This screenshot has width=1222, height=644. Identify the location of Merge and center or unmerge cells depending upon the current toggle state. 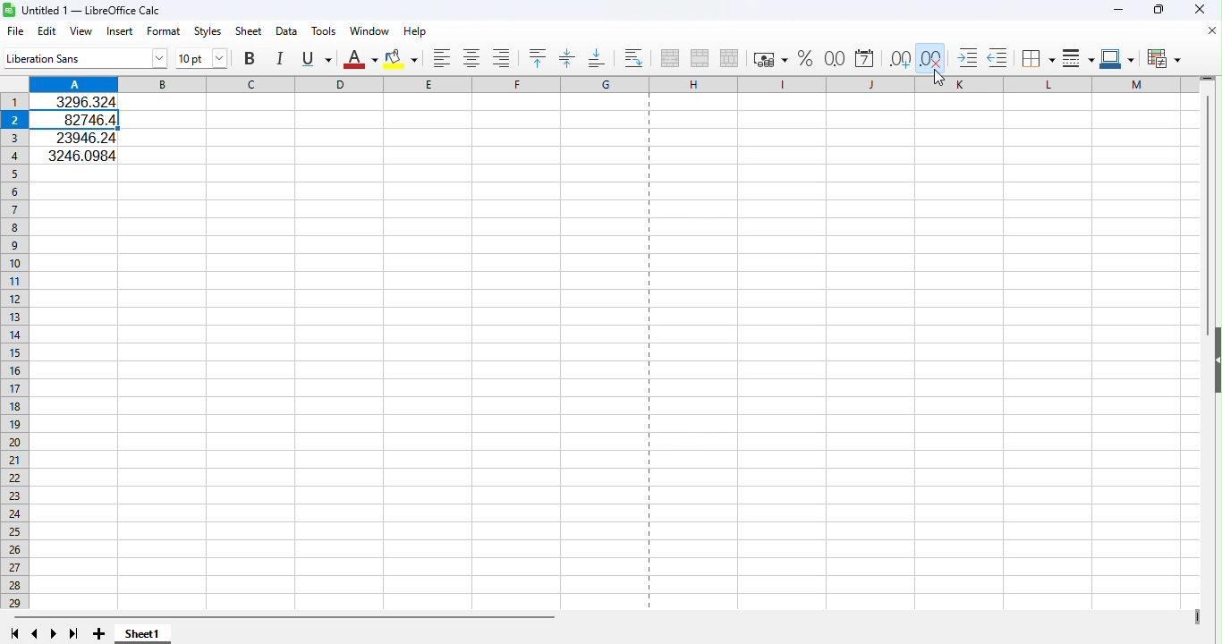
(667, 56).